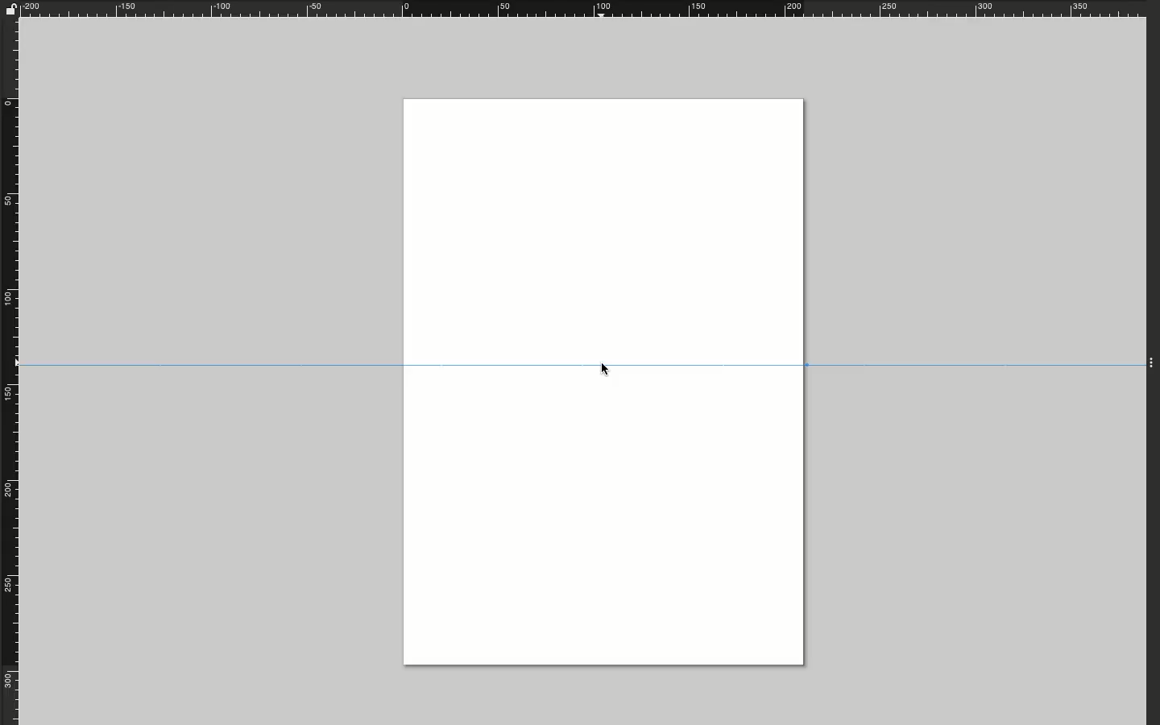  What do you see at coordinates (10, 8) in the screenshot?
I see `Unlock` at bounding box center [10, 8].